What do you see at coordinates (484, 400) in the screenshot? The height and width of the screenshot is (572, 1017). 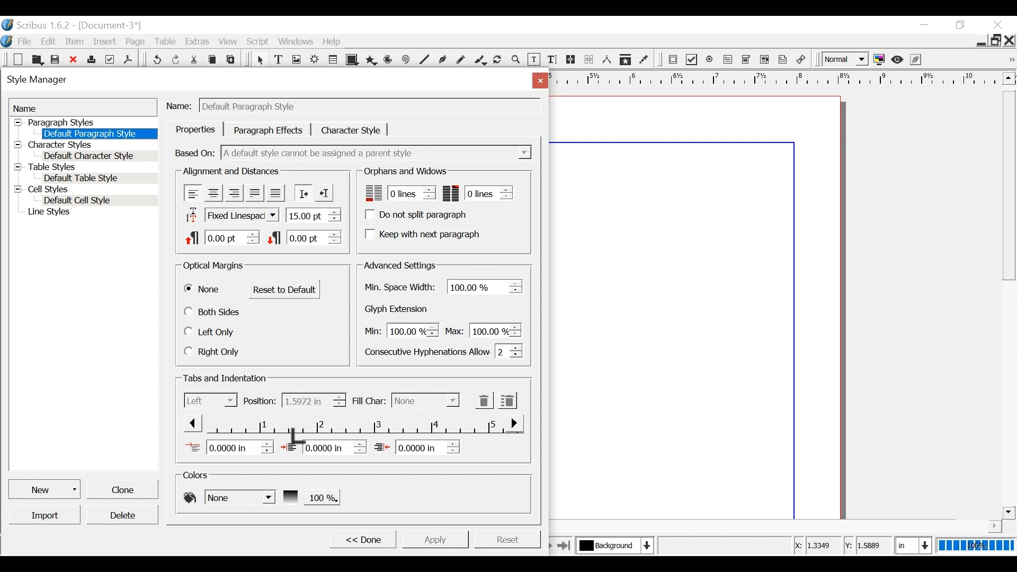 I see `Delete Selected tabular` at bounding box center [484, 400].